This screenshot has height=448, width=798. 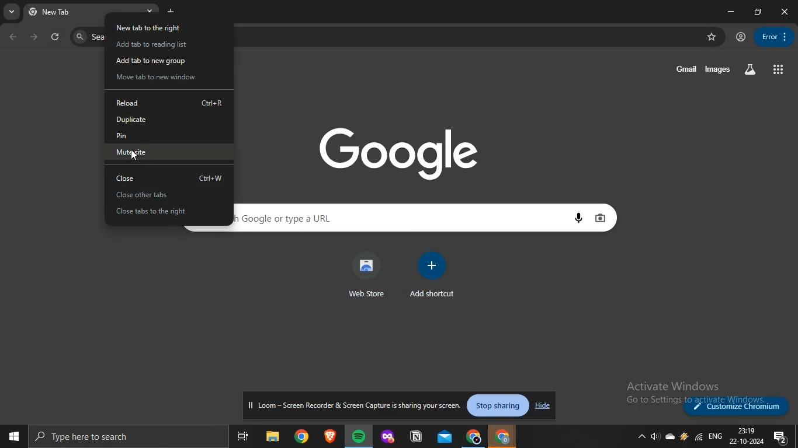 I want to click on move tab to new window, so click(x=161, y=78).